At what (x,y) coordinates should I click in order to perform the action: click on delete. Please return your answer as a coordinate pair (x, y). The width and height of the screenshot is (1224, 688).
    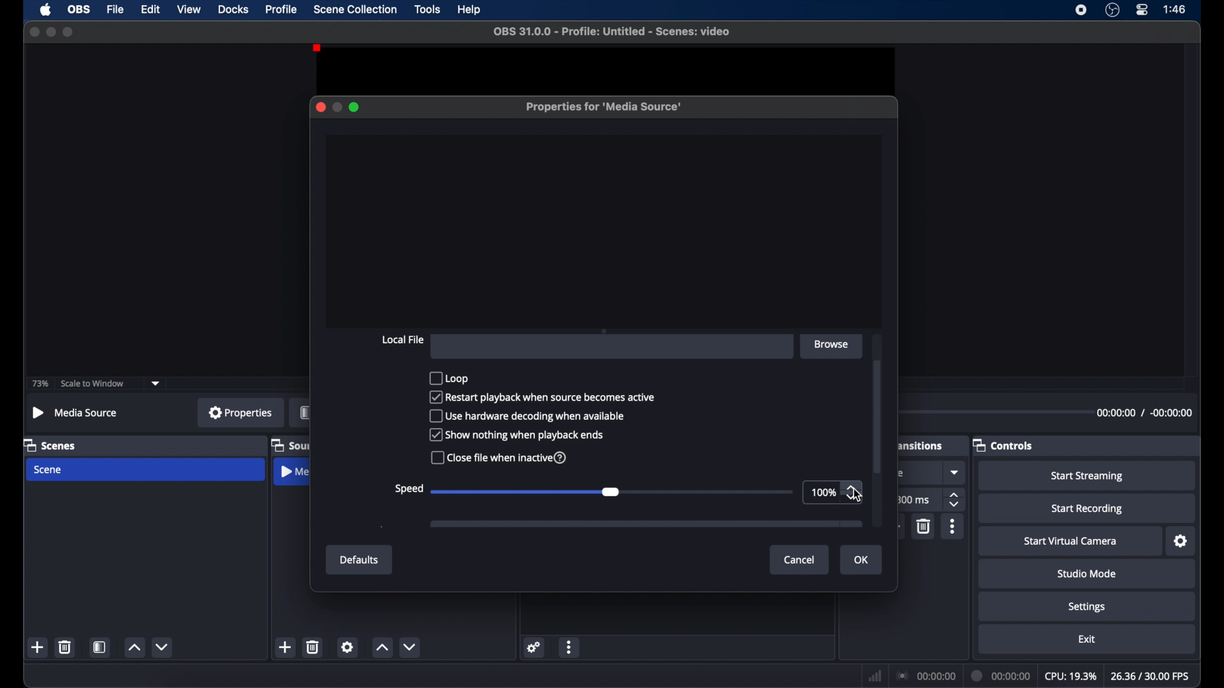
    Looking at the image, I should click on (66, 647).